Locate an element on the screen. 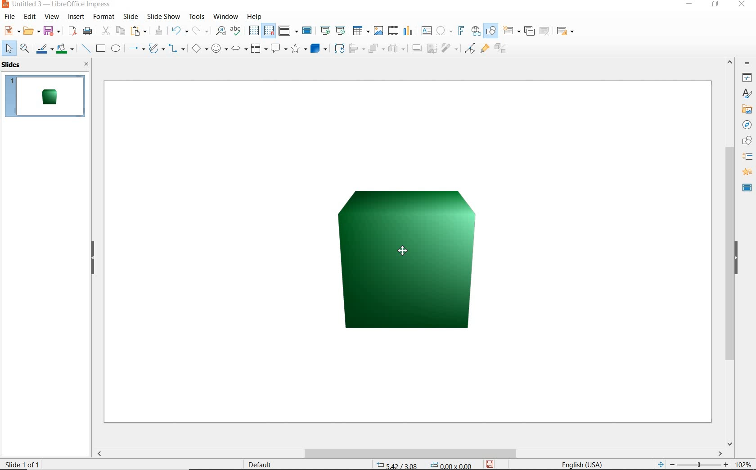 The image size is (756, 470). TOGGLE POINT EDIT MODE is located at coordinates (469, 48).